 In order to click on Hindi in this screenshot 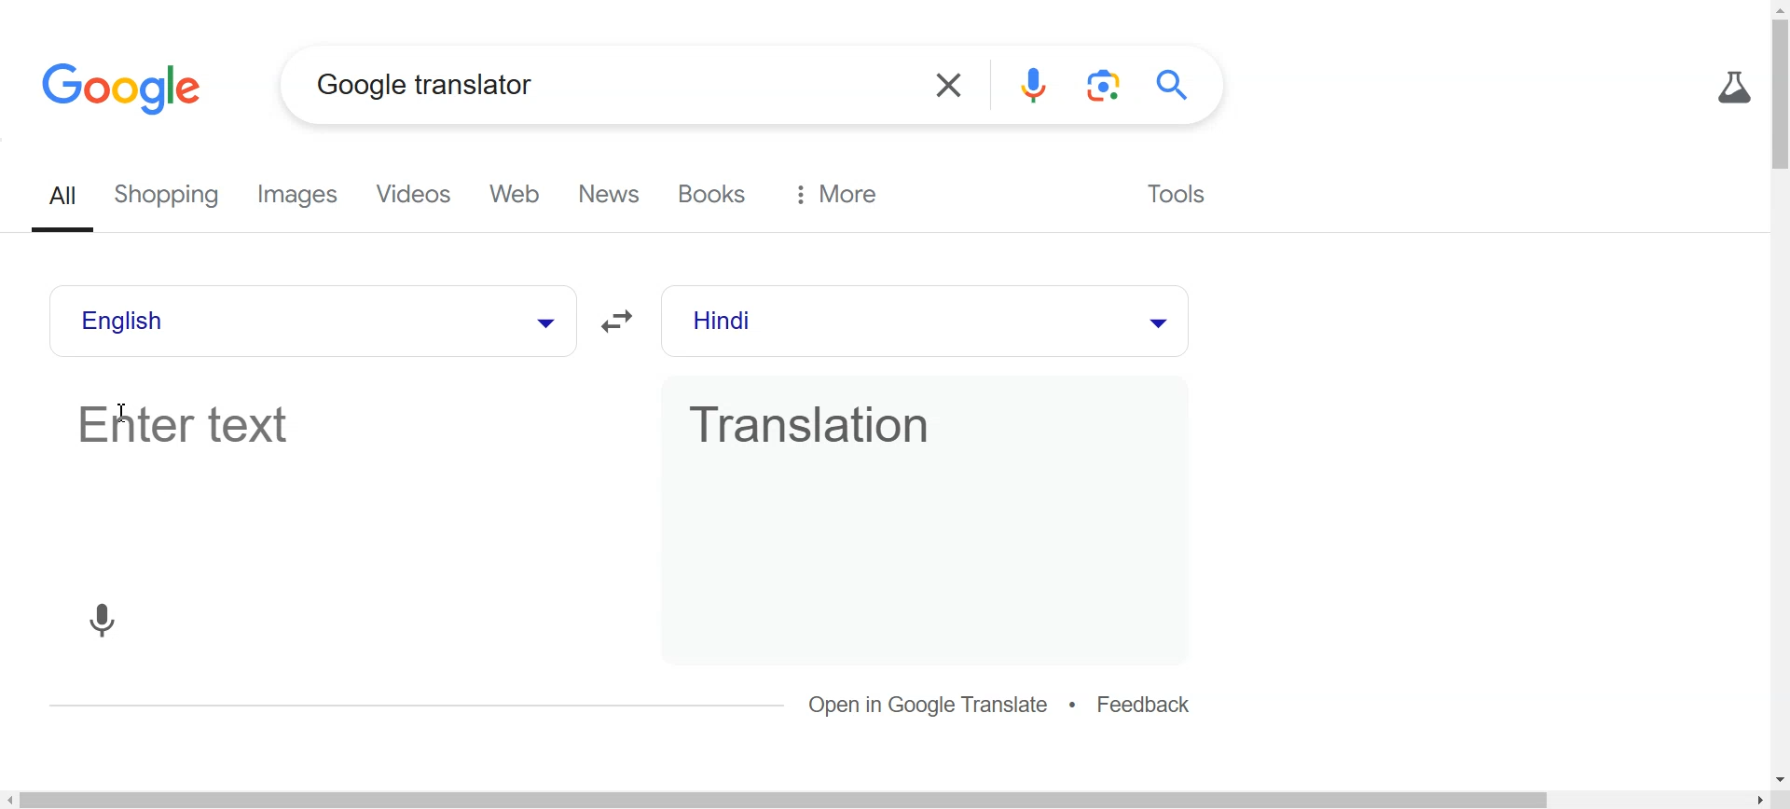, I will do `click(887, 322)`.